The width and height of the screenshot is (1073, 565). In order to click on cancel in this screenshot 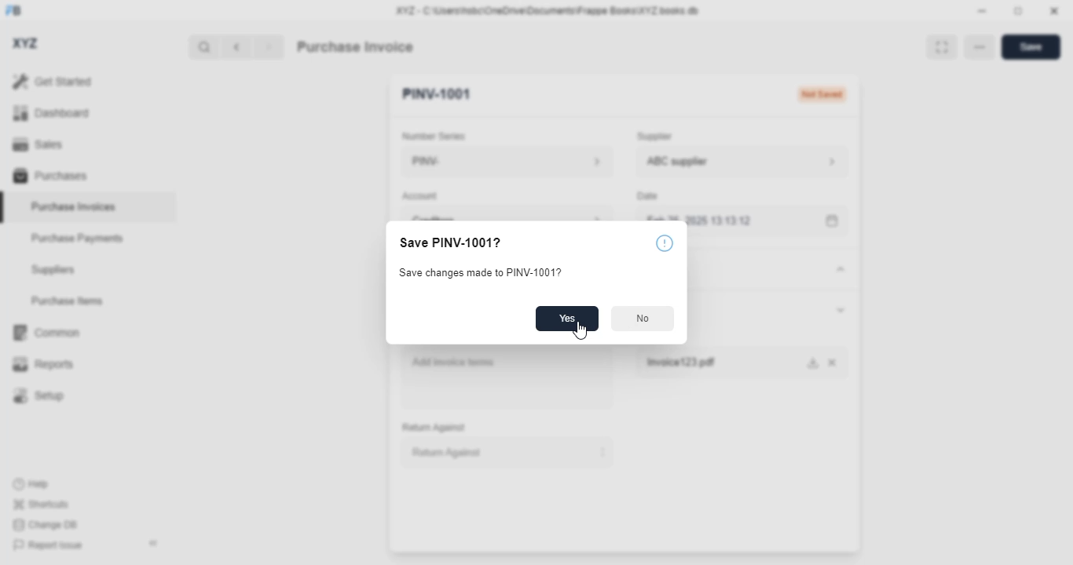, I will do `click(833, 363)`.